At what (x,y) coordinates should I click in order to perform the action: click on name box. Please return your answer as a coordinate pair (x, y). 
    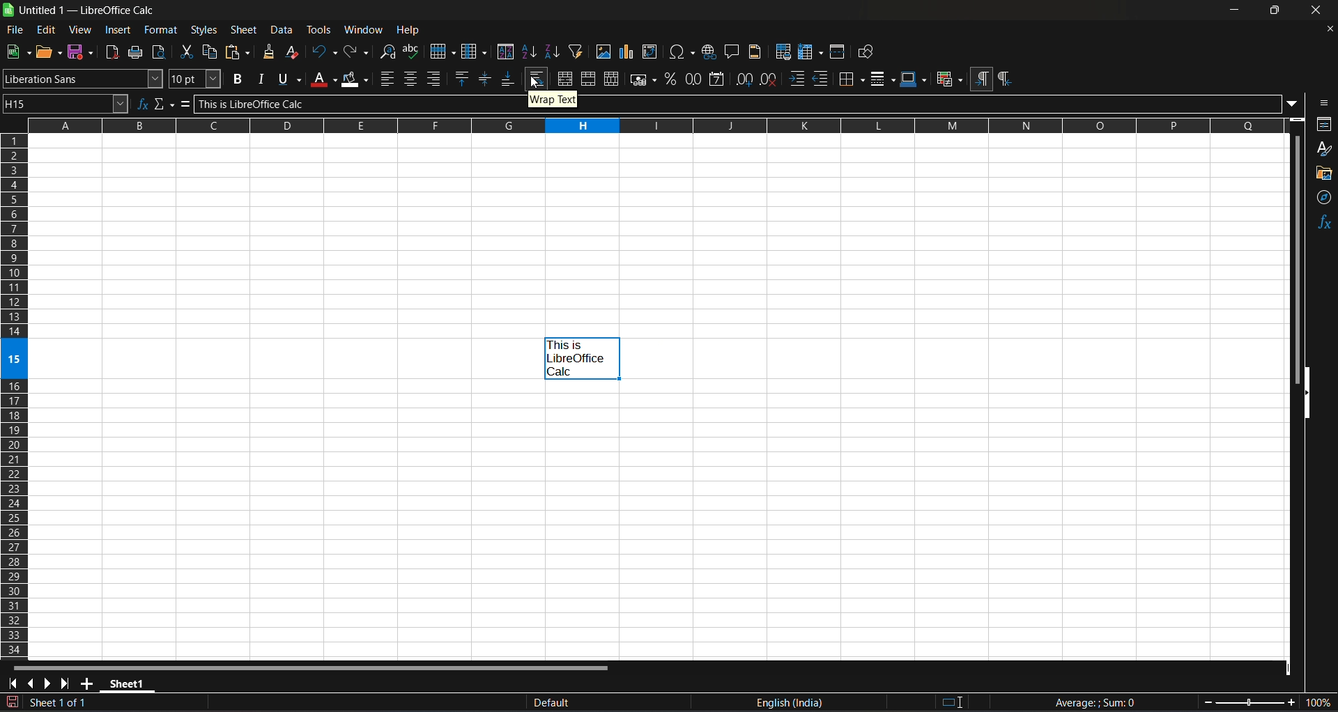
    Looking at the image, I should click on (66, 104).